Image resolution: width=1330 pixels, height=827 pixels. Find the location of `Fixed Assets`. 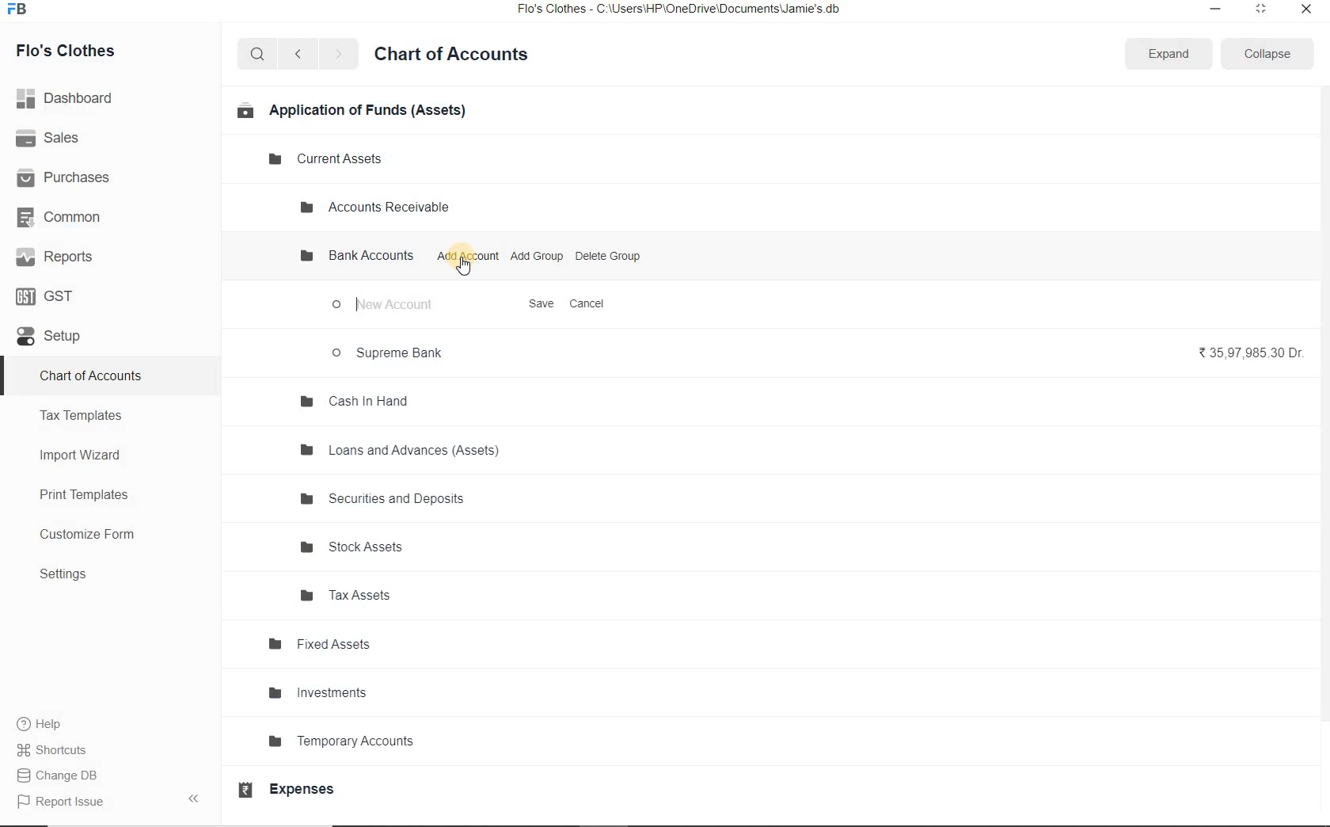

Fixed Assets is located at coordinates (340, 642).